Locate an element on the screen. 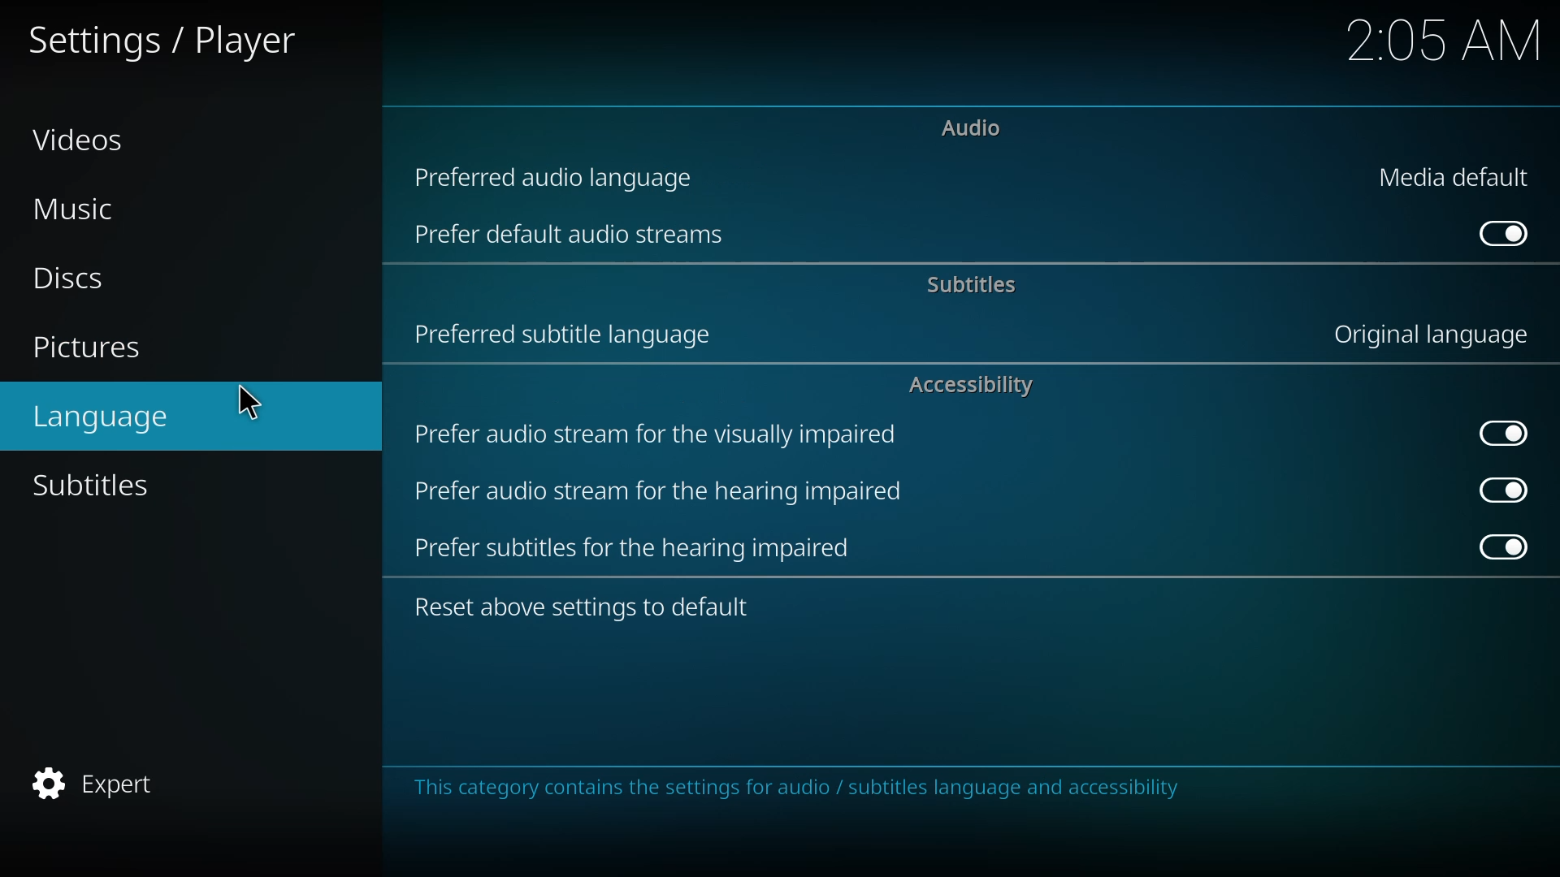  prefer default audio is located at coordinates (573, 234).